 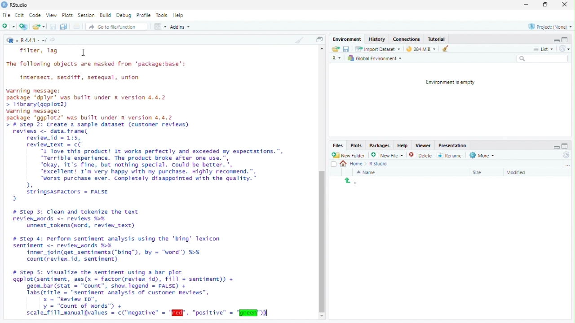 What do you see at coordinates (40, 51) in the screenshot?
I see `Filter, lag` at bounding box center [40, 51].